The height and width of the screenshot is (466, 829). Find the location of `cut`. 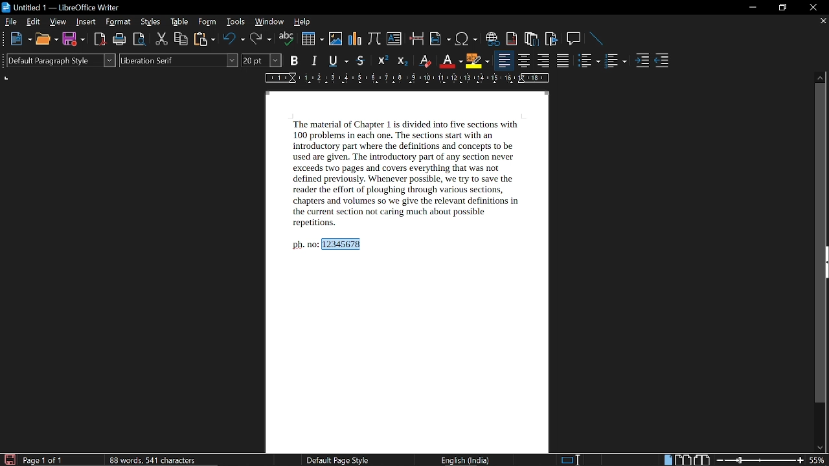

cut is located at coordinates (162, 39).